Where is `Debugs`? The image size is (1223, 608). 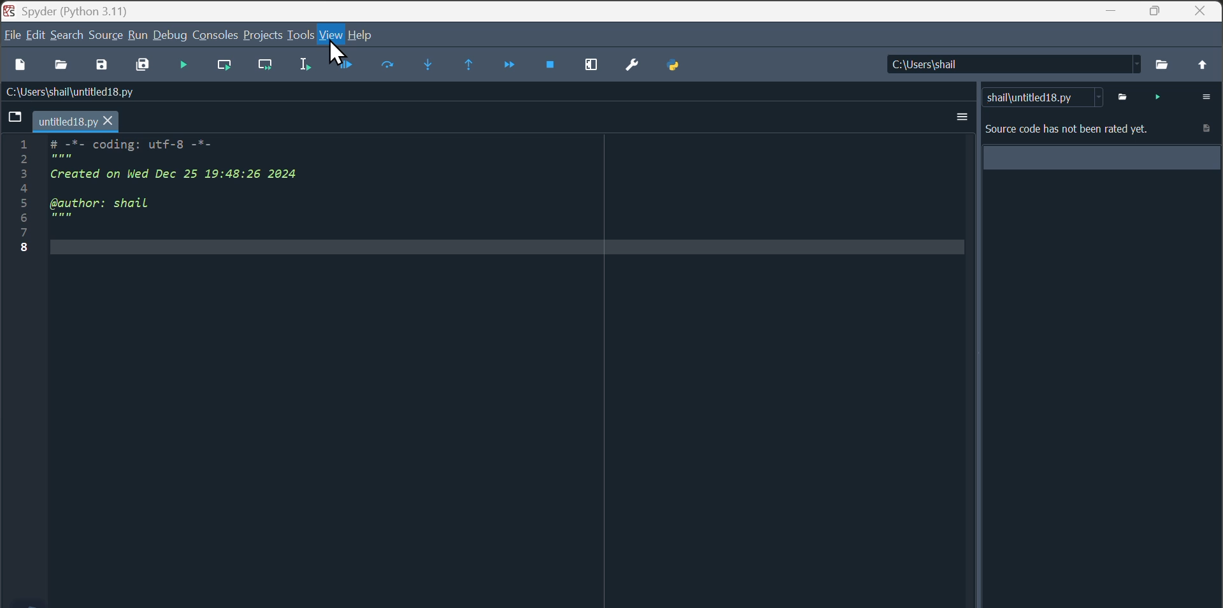
Debugs is located at coordinates (171, 33).